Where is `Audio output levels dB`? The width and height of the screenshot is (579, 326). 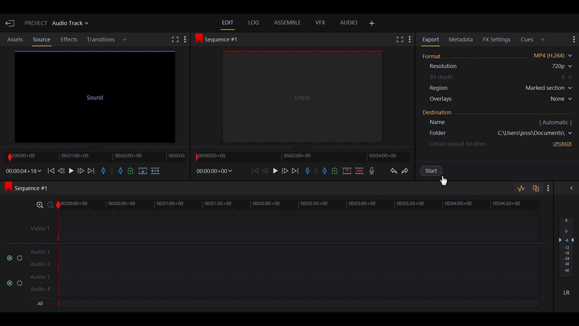
Audio output levels dB is located at coordinates (567, 248).